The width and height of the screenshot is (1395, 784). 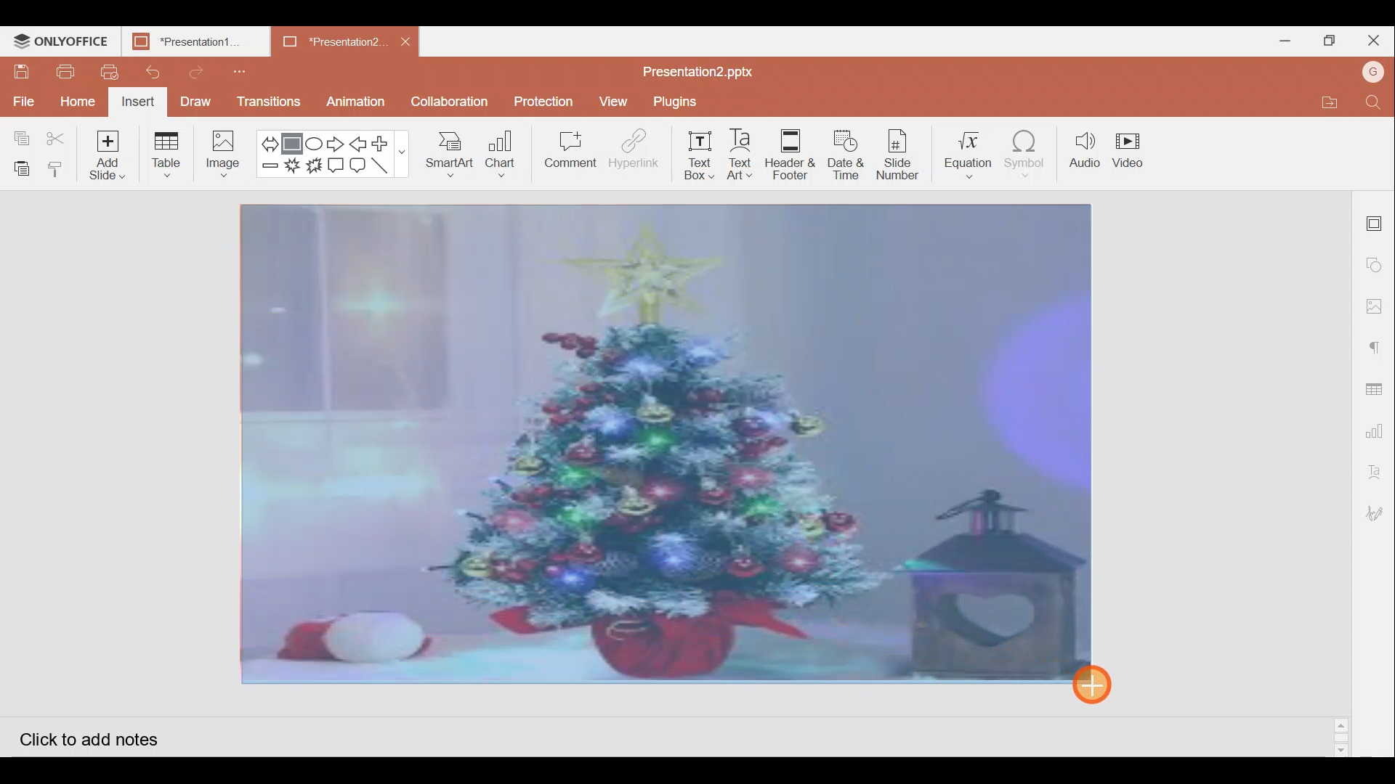 I want to click on Slide number, so click(x=902, y=153).